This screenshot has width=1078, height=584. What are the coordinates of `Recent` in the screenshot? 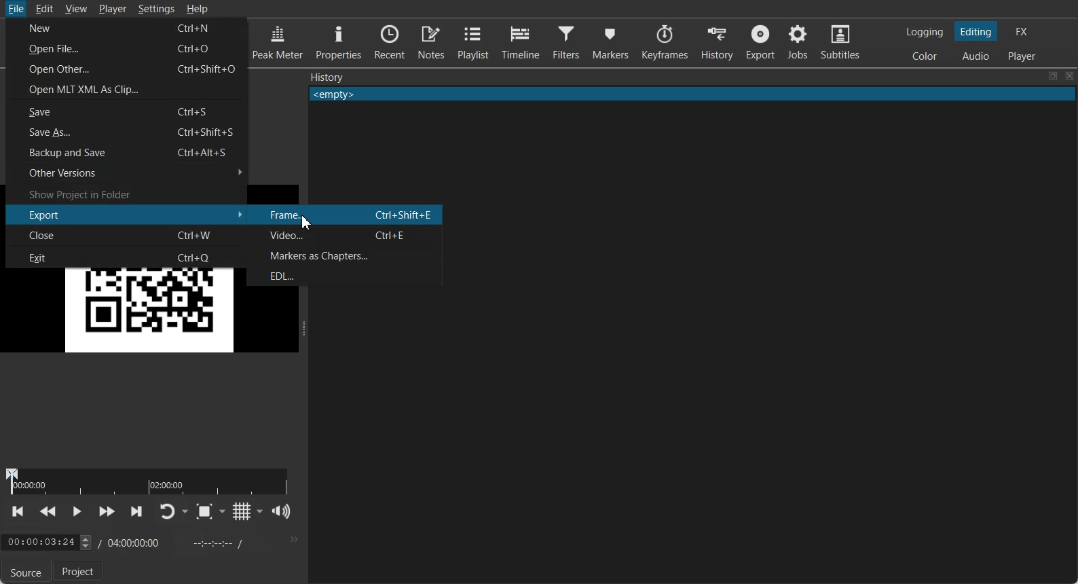 It's located at (390, 41).